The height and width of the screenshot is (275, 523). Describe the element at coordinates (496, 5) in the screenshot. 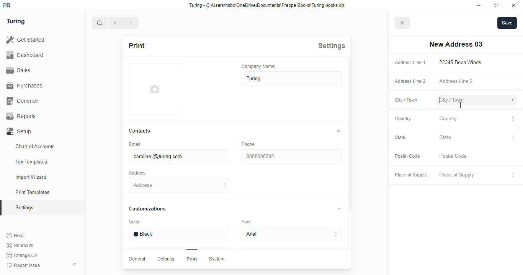

I see `toggle maximize` at that location.